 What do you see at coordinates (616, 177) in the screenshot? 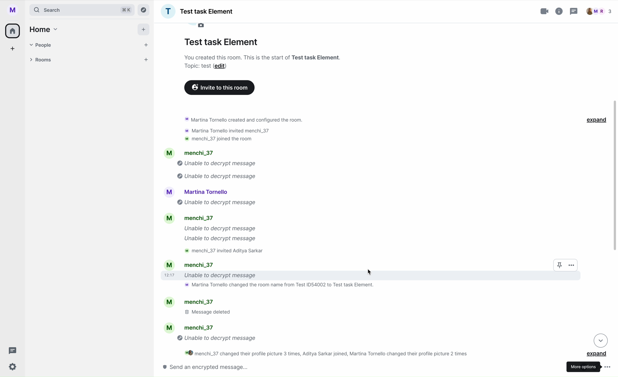
I see `scroll bar` at bounding box center [616, 177].